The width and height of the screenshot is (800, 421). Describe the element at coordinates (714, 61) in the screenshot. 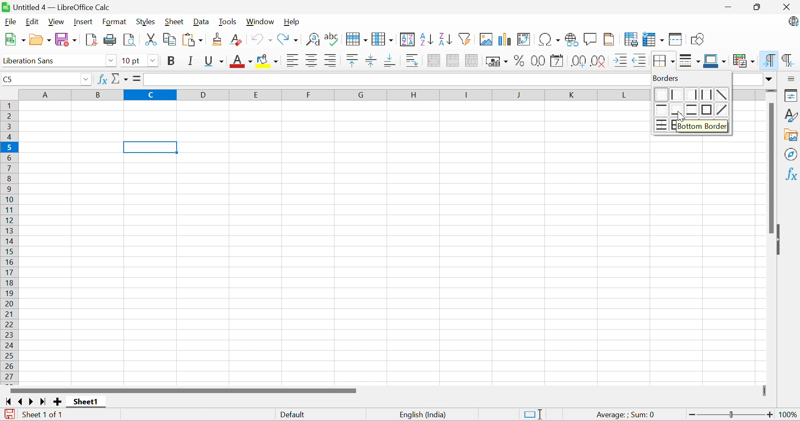

I see `Border color` at that location.